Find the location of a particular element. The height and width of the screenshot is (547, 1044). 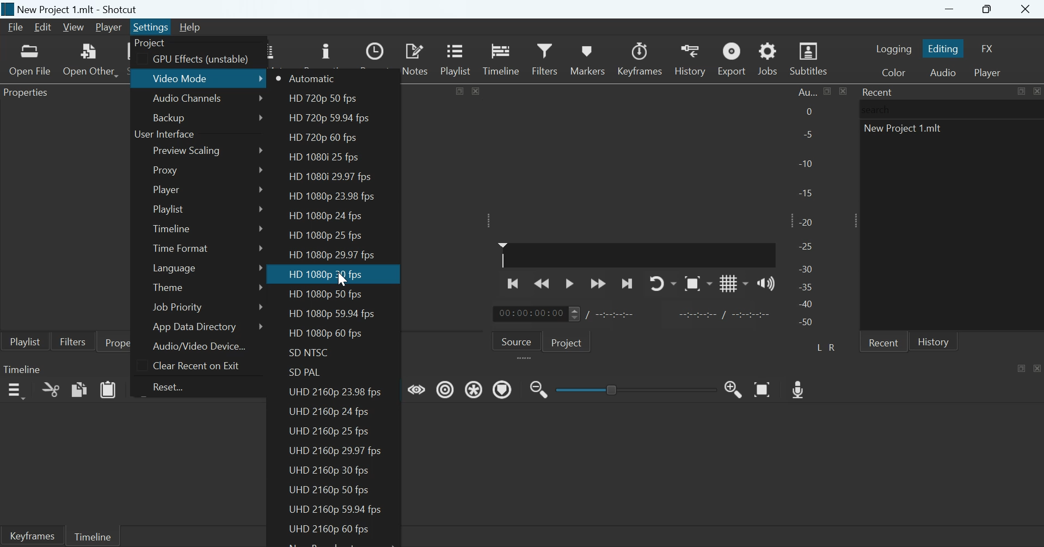

Close is located at coordinates (1037, 368).